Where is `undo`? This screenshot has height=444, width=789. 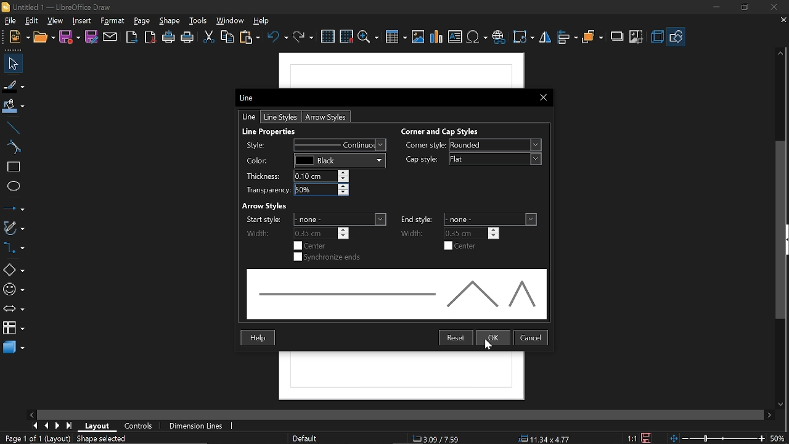 undo is located at coordinates (278, 39).